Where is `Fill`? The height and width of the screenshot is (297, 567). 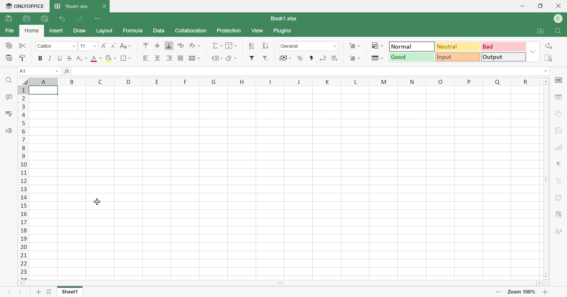
Fill is located at coordinates (230, 46).